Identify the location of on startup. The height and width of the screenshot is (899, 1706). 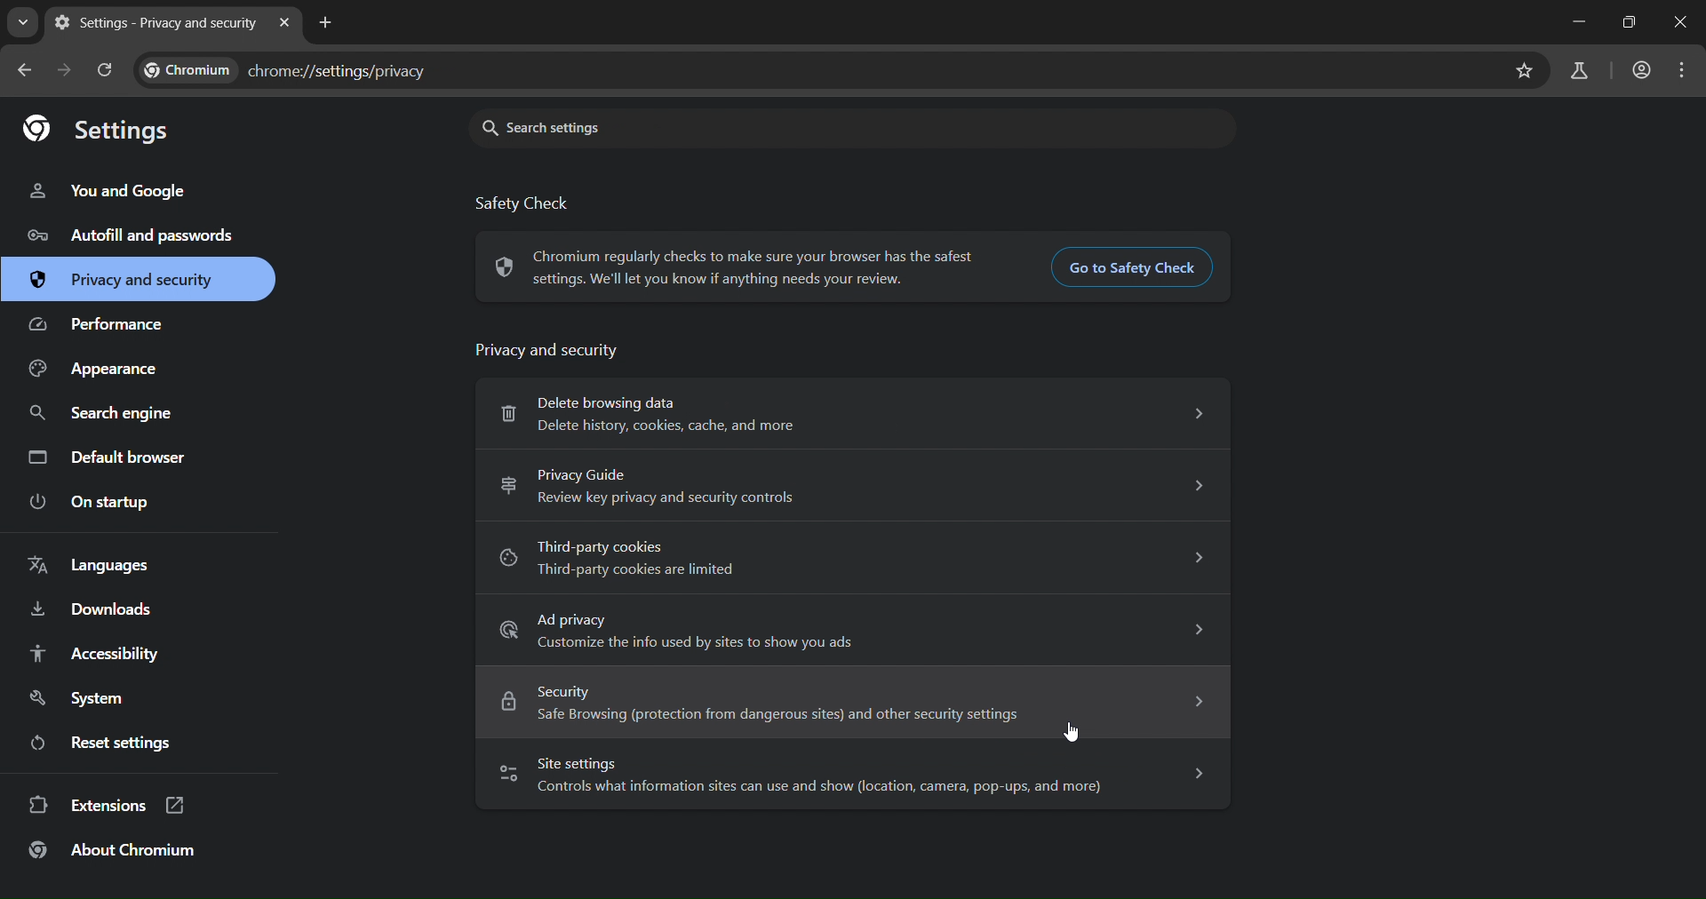
(95, 501).